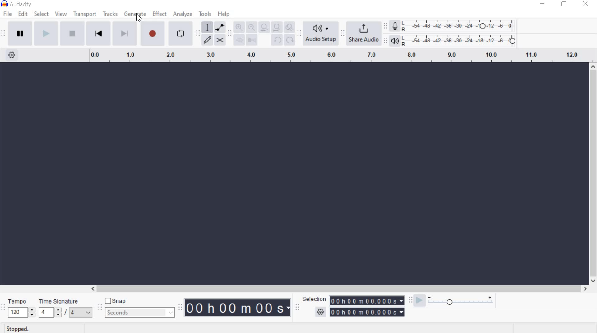 This screenshot has height=333, width=597. I want to click on Tools toolbar, so click(198, 33).